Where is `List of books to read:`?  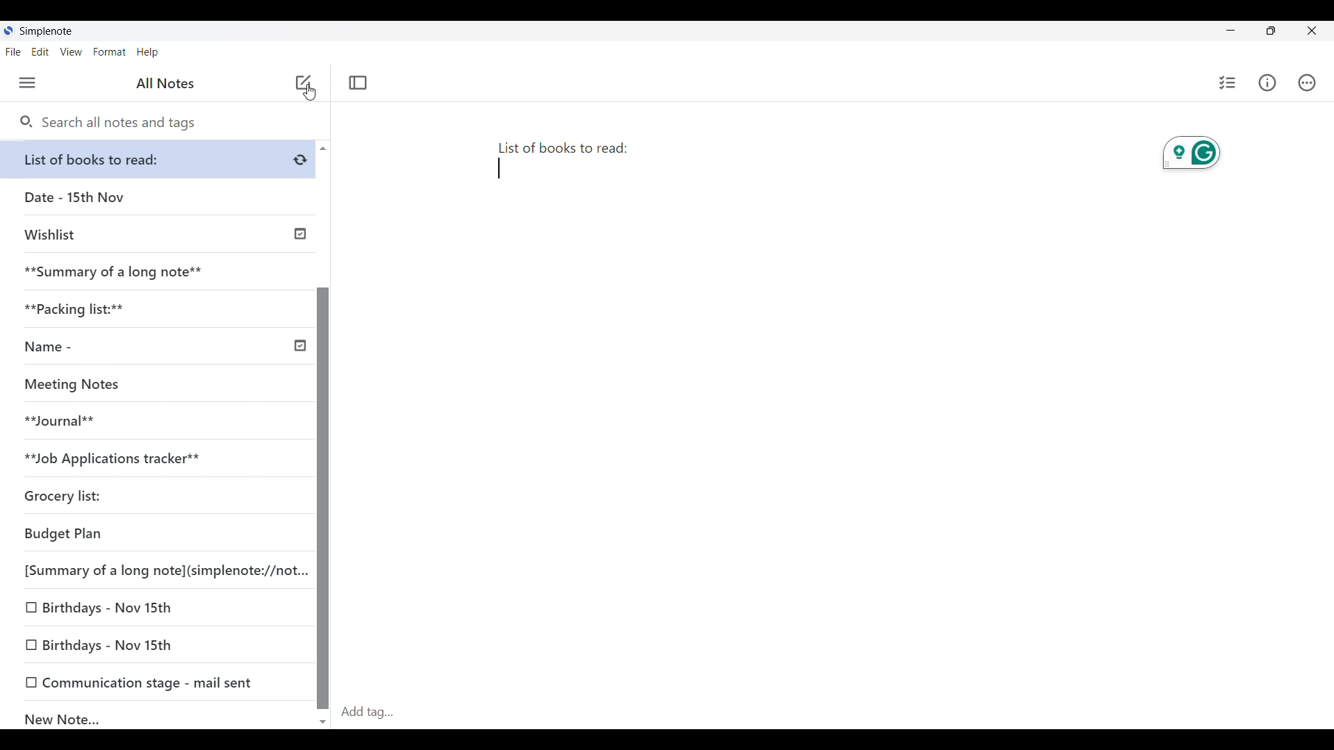
List of books to read: is located at coordinates (161, 159).